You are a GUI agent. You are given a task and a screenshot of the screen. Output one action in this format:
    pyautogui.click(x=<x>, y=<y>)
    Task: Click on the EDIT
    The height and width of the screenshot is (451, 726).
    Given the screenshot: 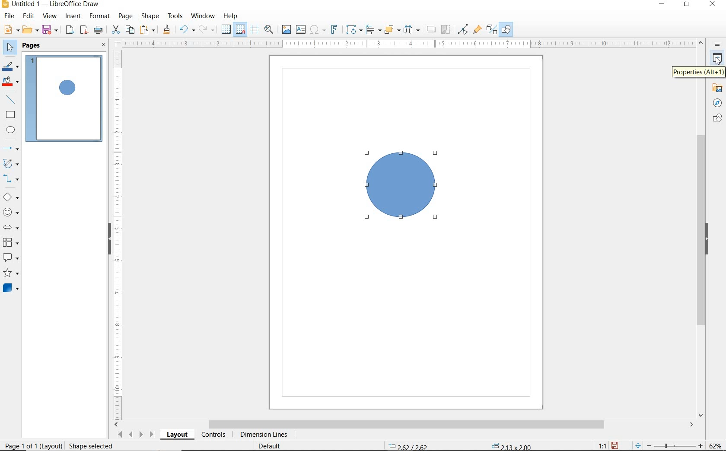 What is the action you would take?
    pyautogui.click(x=29, y=16)
    